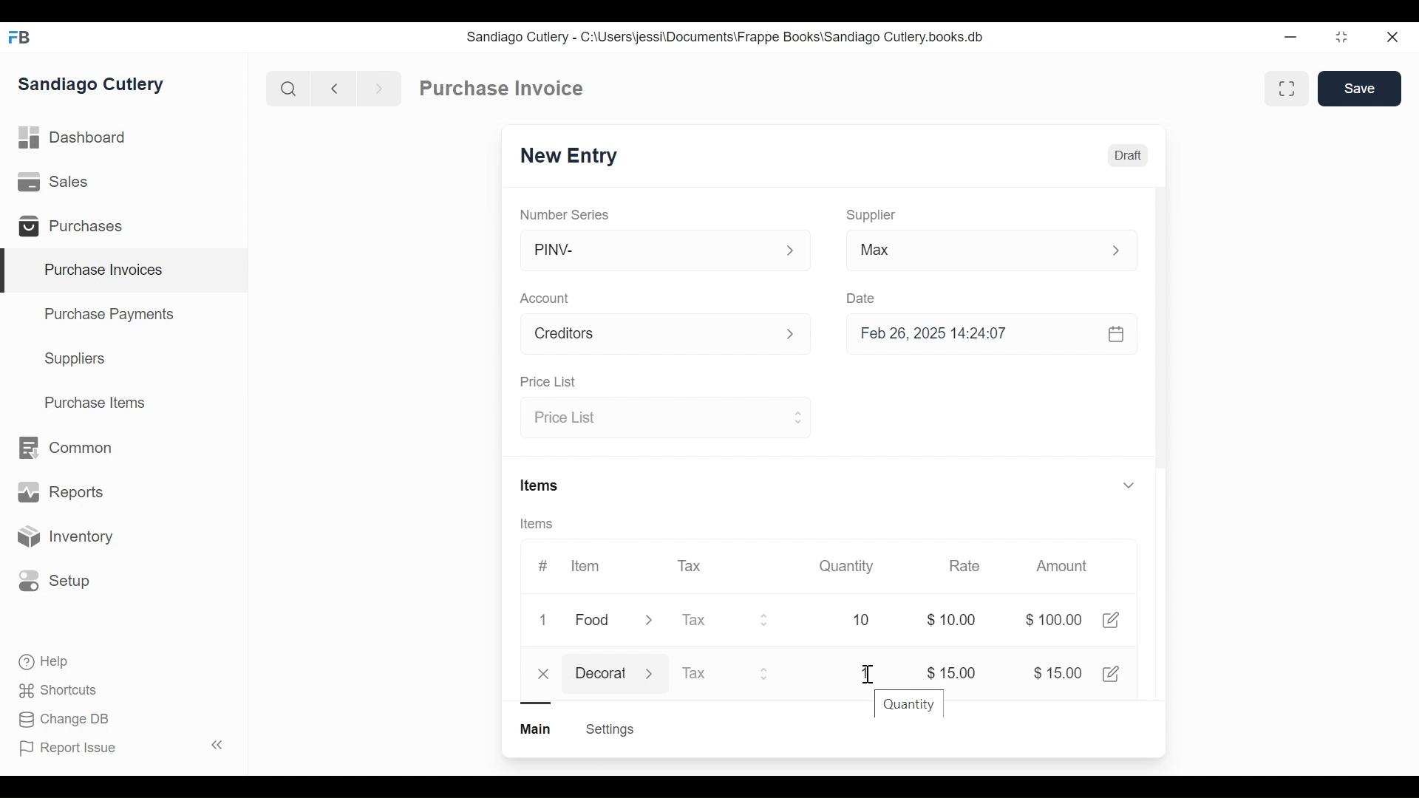 The width and height of the screenshot is (1419, 798). I want to click on Price List, so click(652, 418).